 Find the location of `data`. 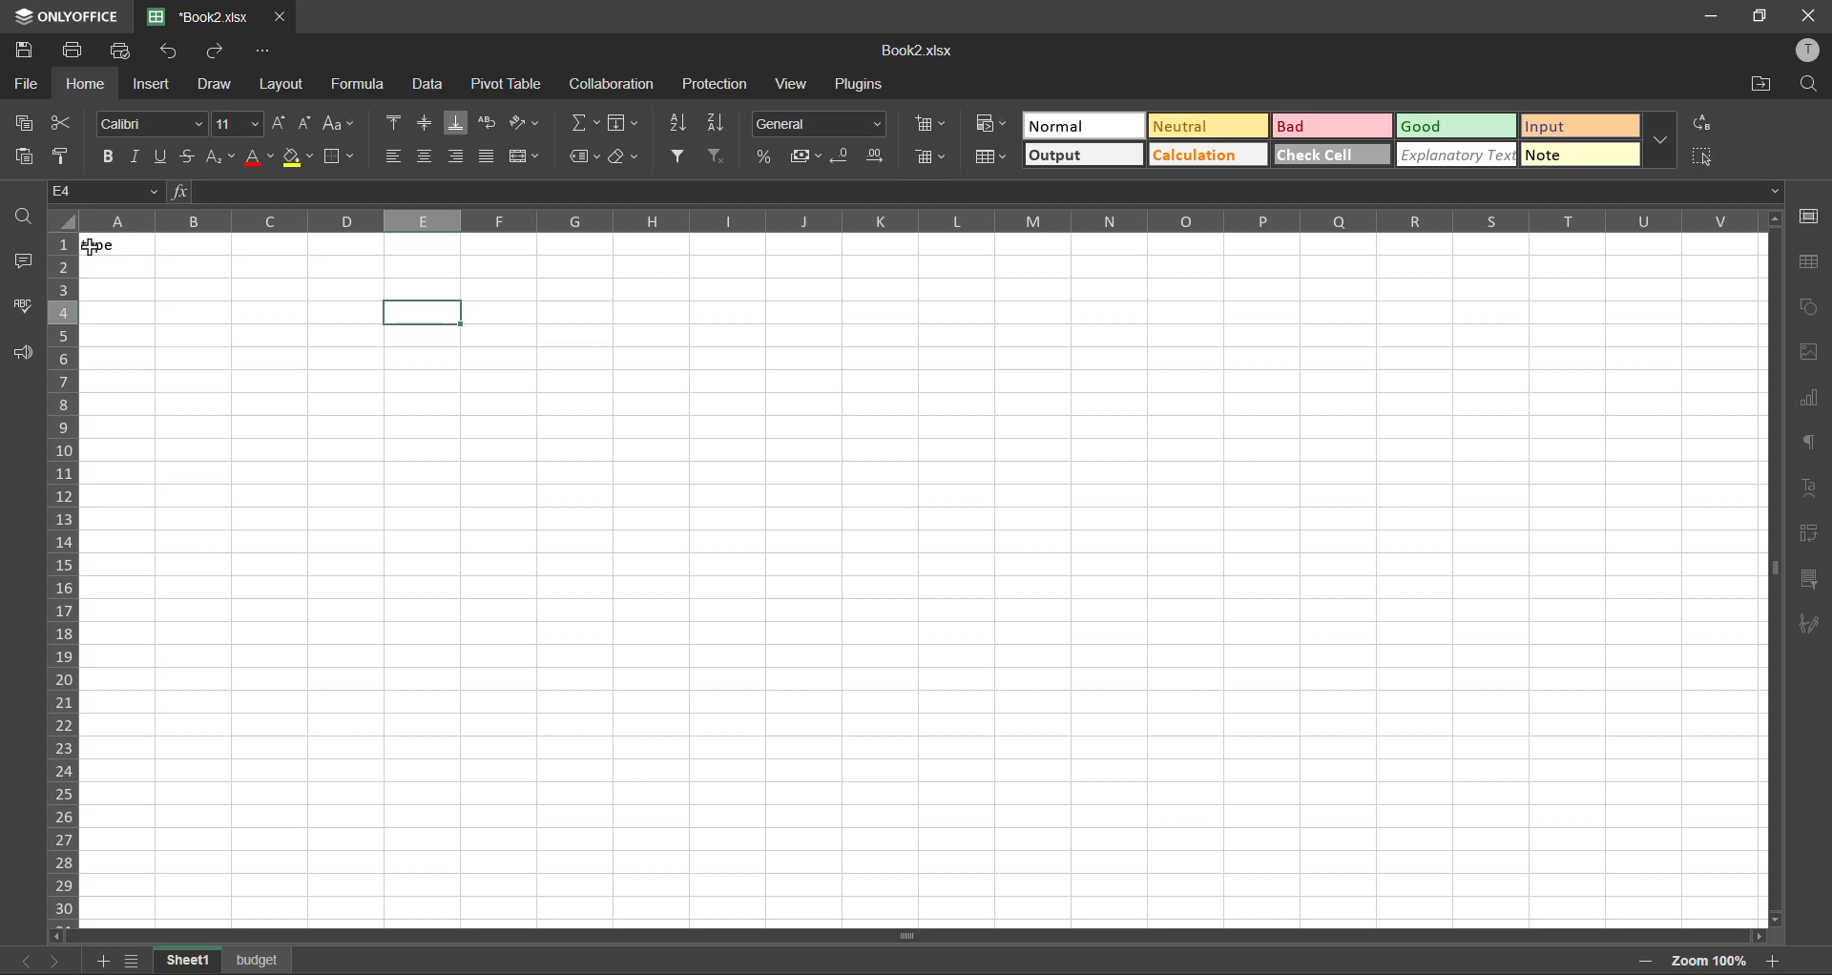

data is located at coordinates (429, 83).